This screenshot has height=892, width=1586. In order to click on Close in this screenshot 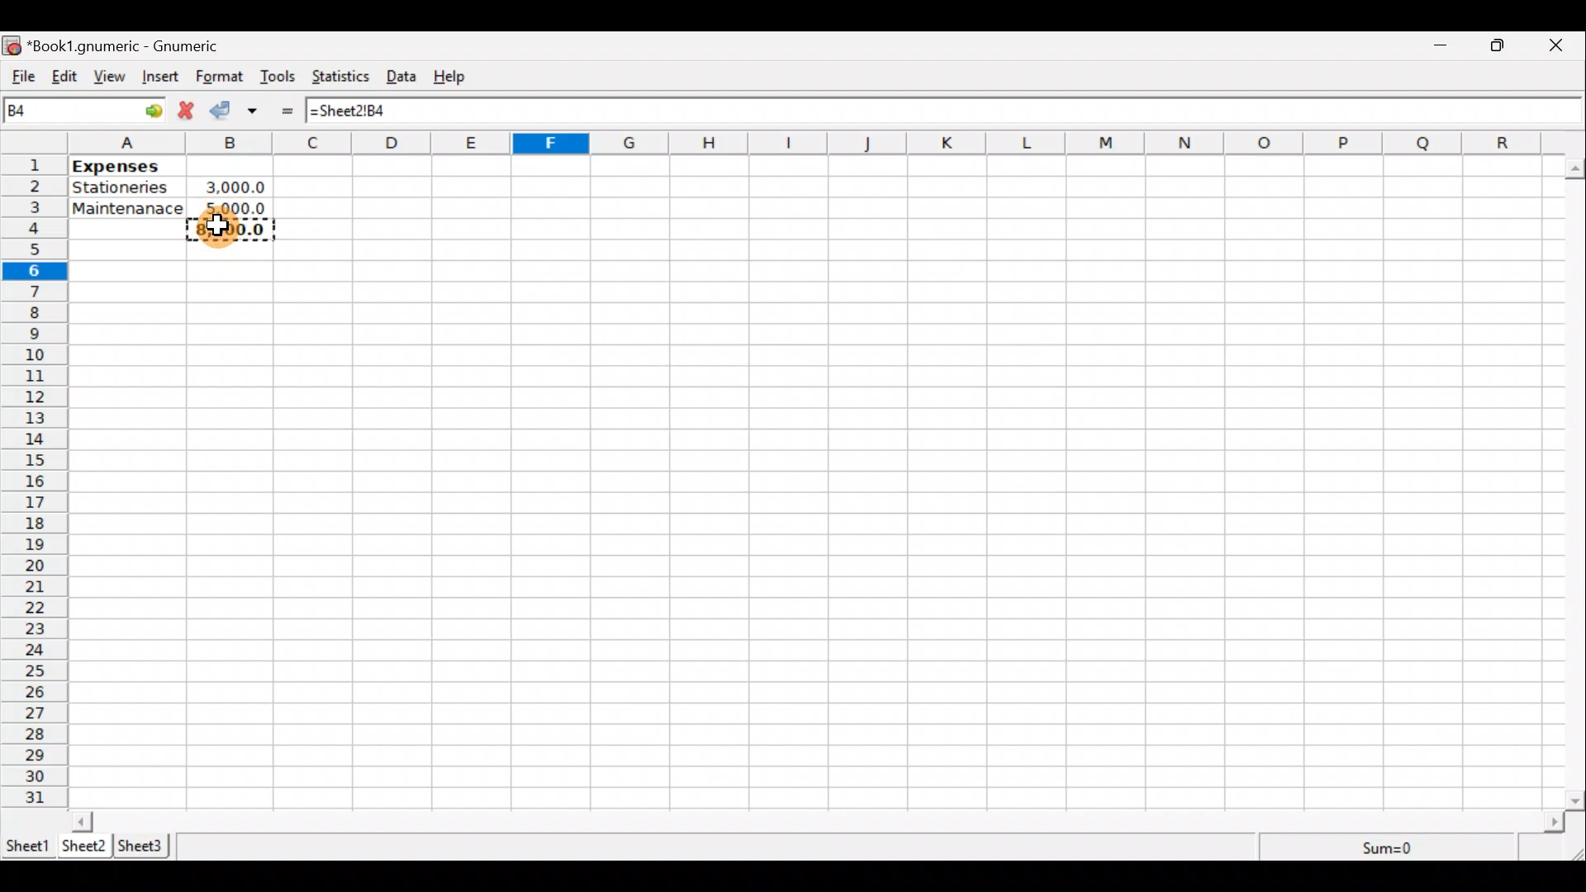, I will do `click(1563, 45)`.